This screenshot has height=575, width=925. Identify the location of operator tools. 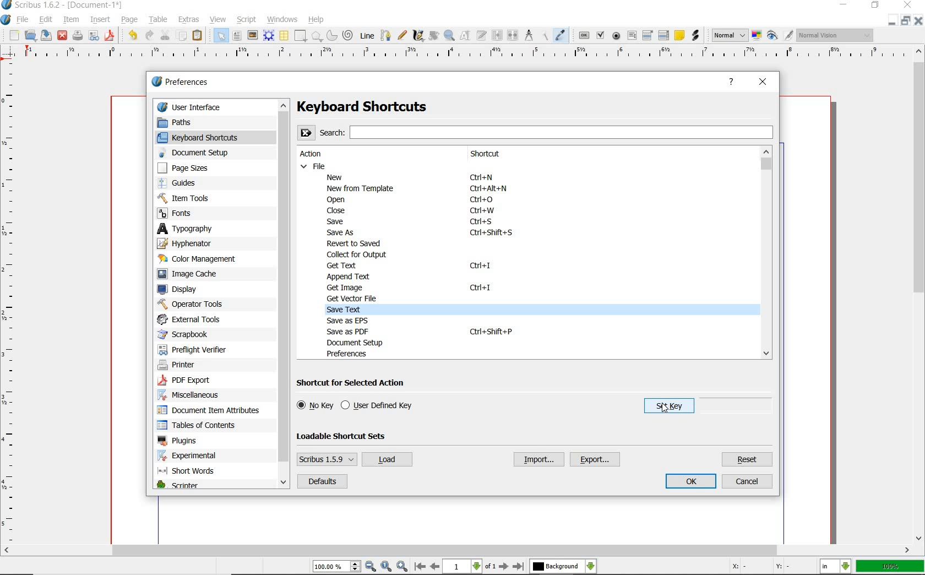
(191, 304).